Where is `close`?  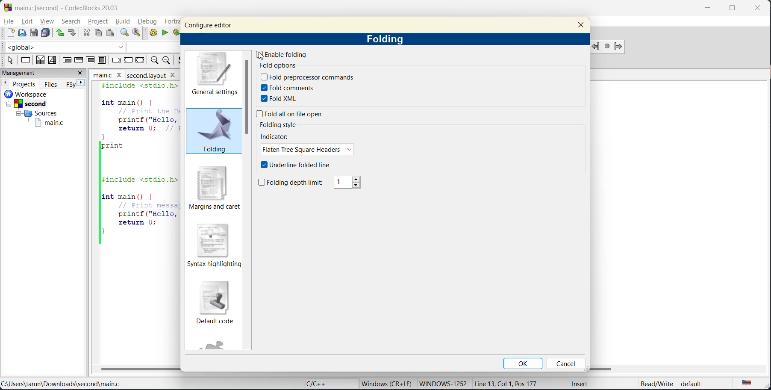
close is located at coordinates (755, 9).